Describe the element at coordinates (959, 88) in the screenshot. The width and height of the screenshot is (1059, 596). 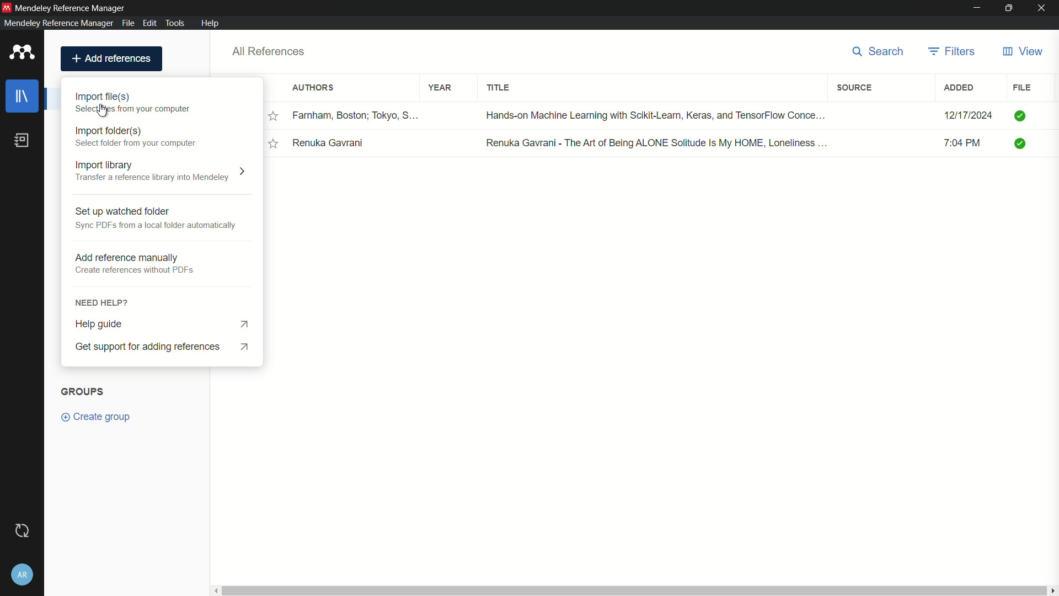
I see `added` at that location.